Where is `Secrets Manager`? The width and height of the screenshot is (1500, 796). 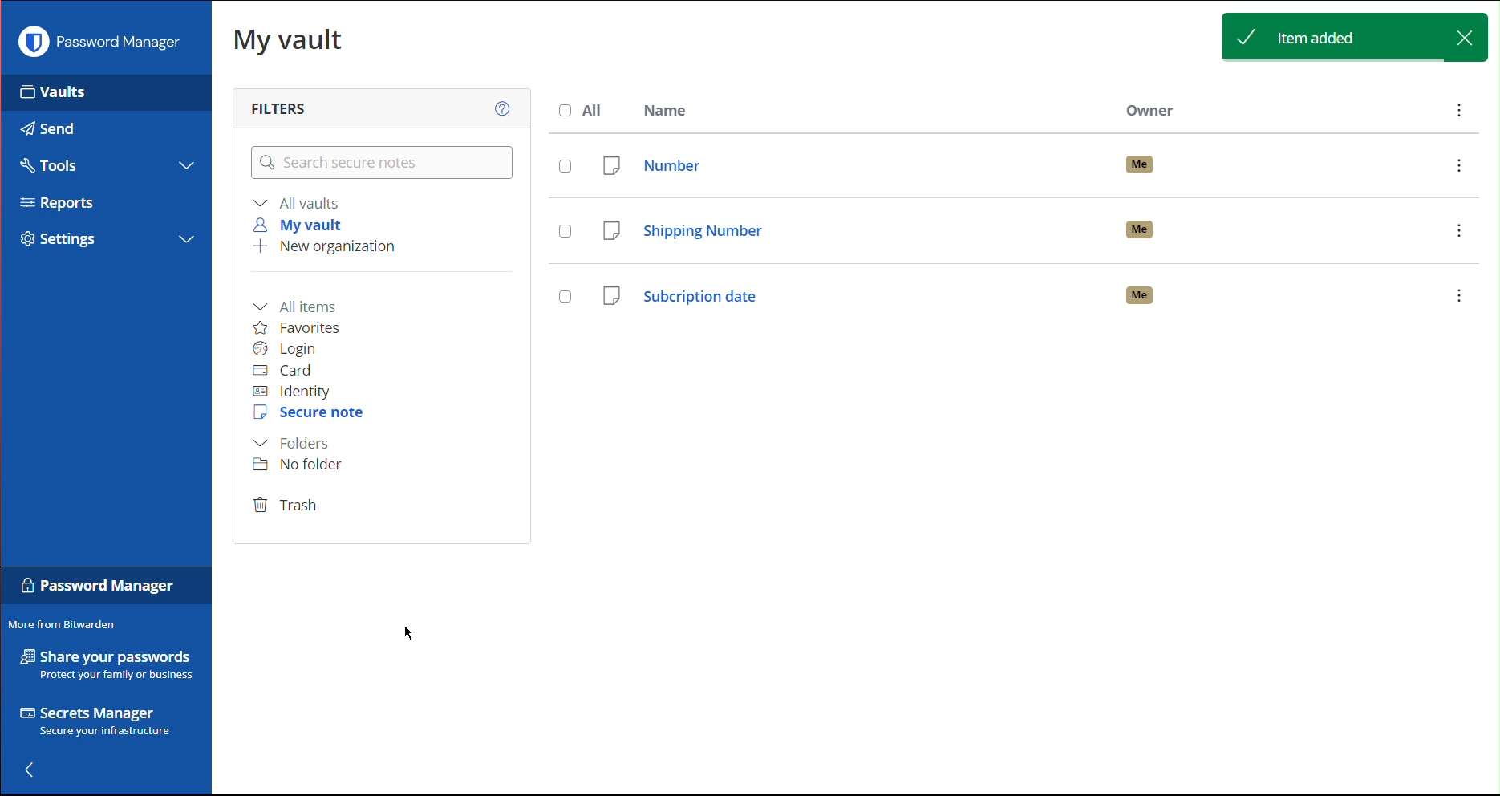 Secrets Manager is located at coordinates (93, 721).